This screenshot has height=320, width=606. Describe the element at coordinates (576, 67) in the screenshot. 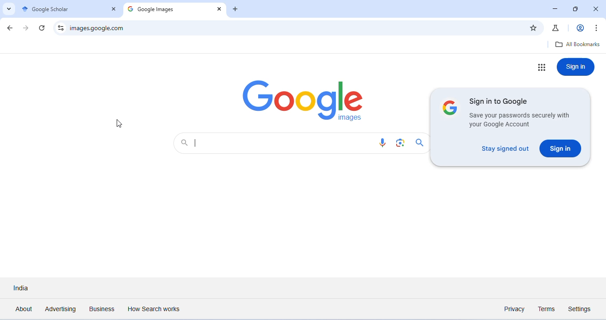

I see `sign in` at that location.